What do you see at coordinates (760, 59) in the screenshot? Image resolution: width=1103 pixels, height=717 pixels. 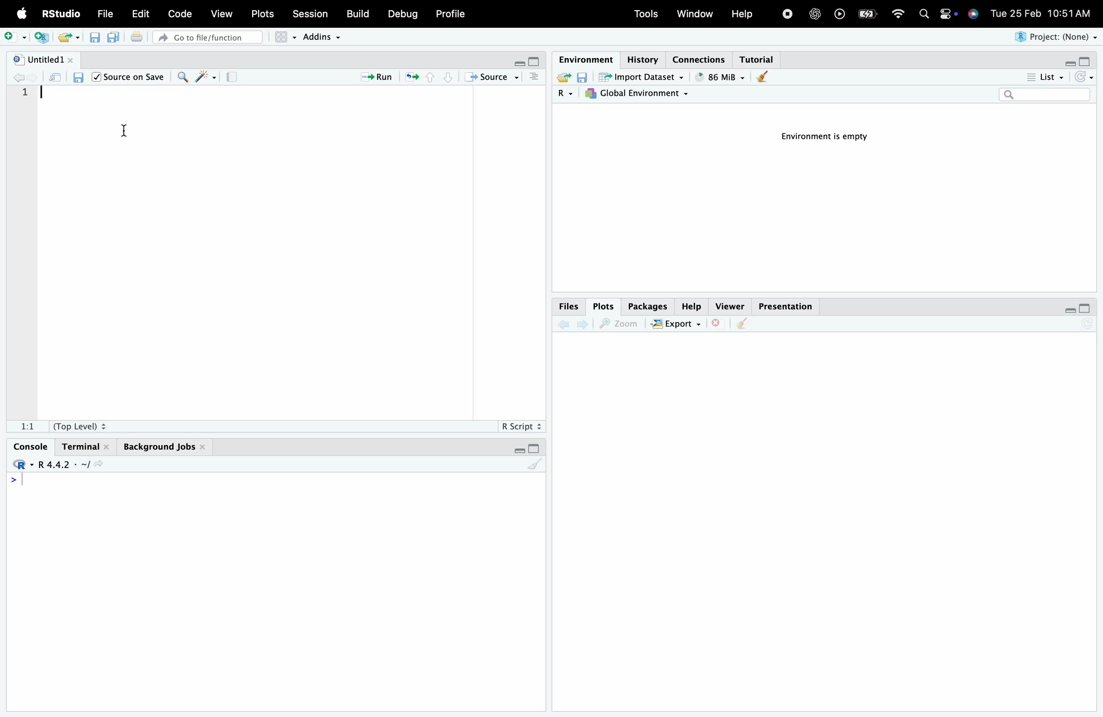 I see `Tutorial` at bounding box center [760, 59].